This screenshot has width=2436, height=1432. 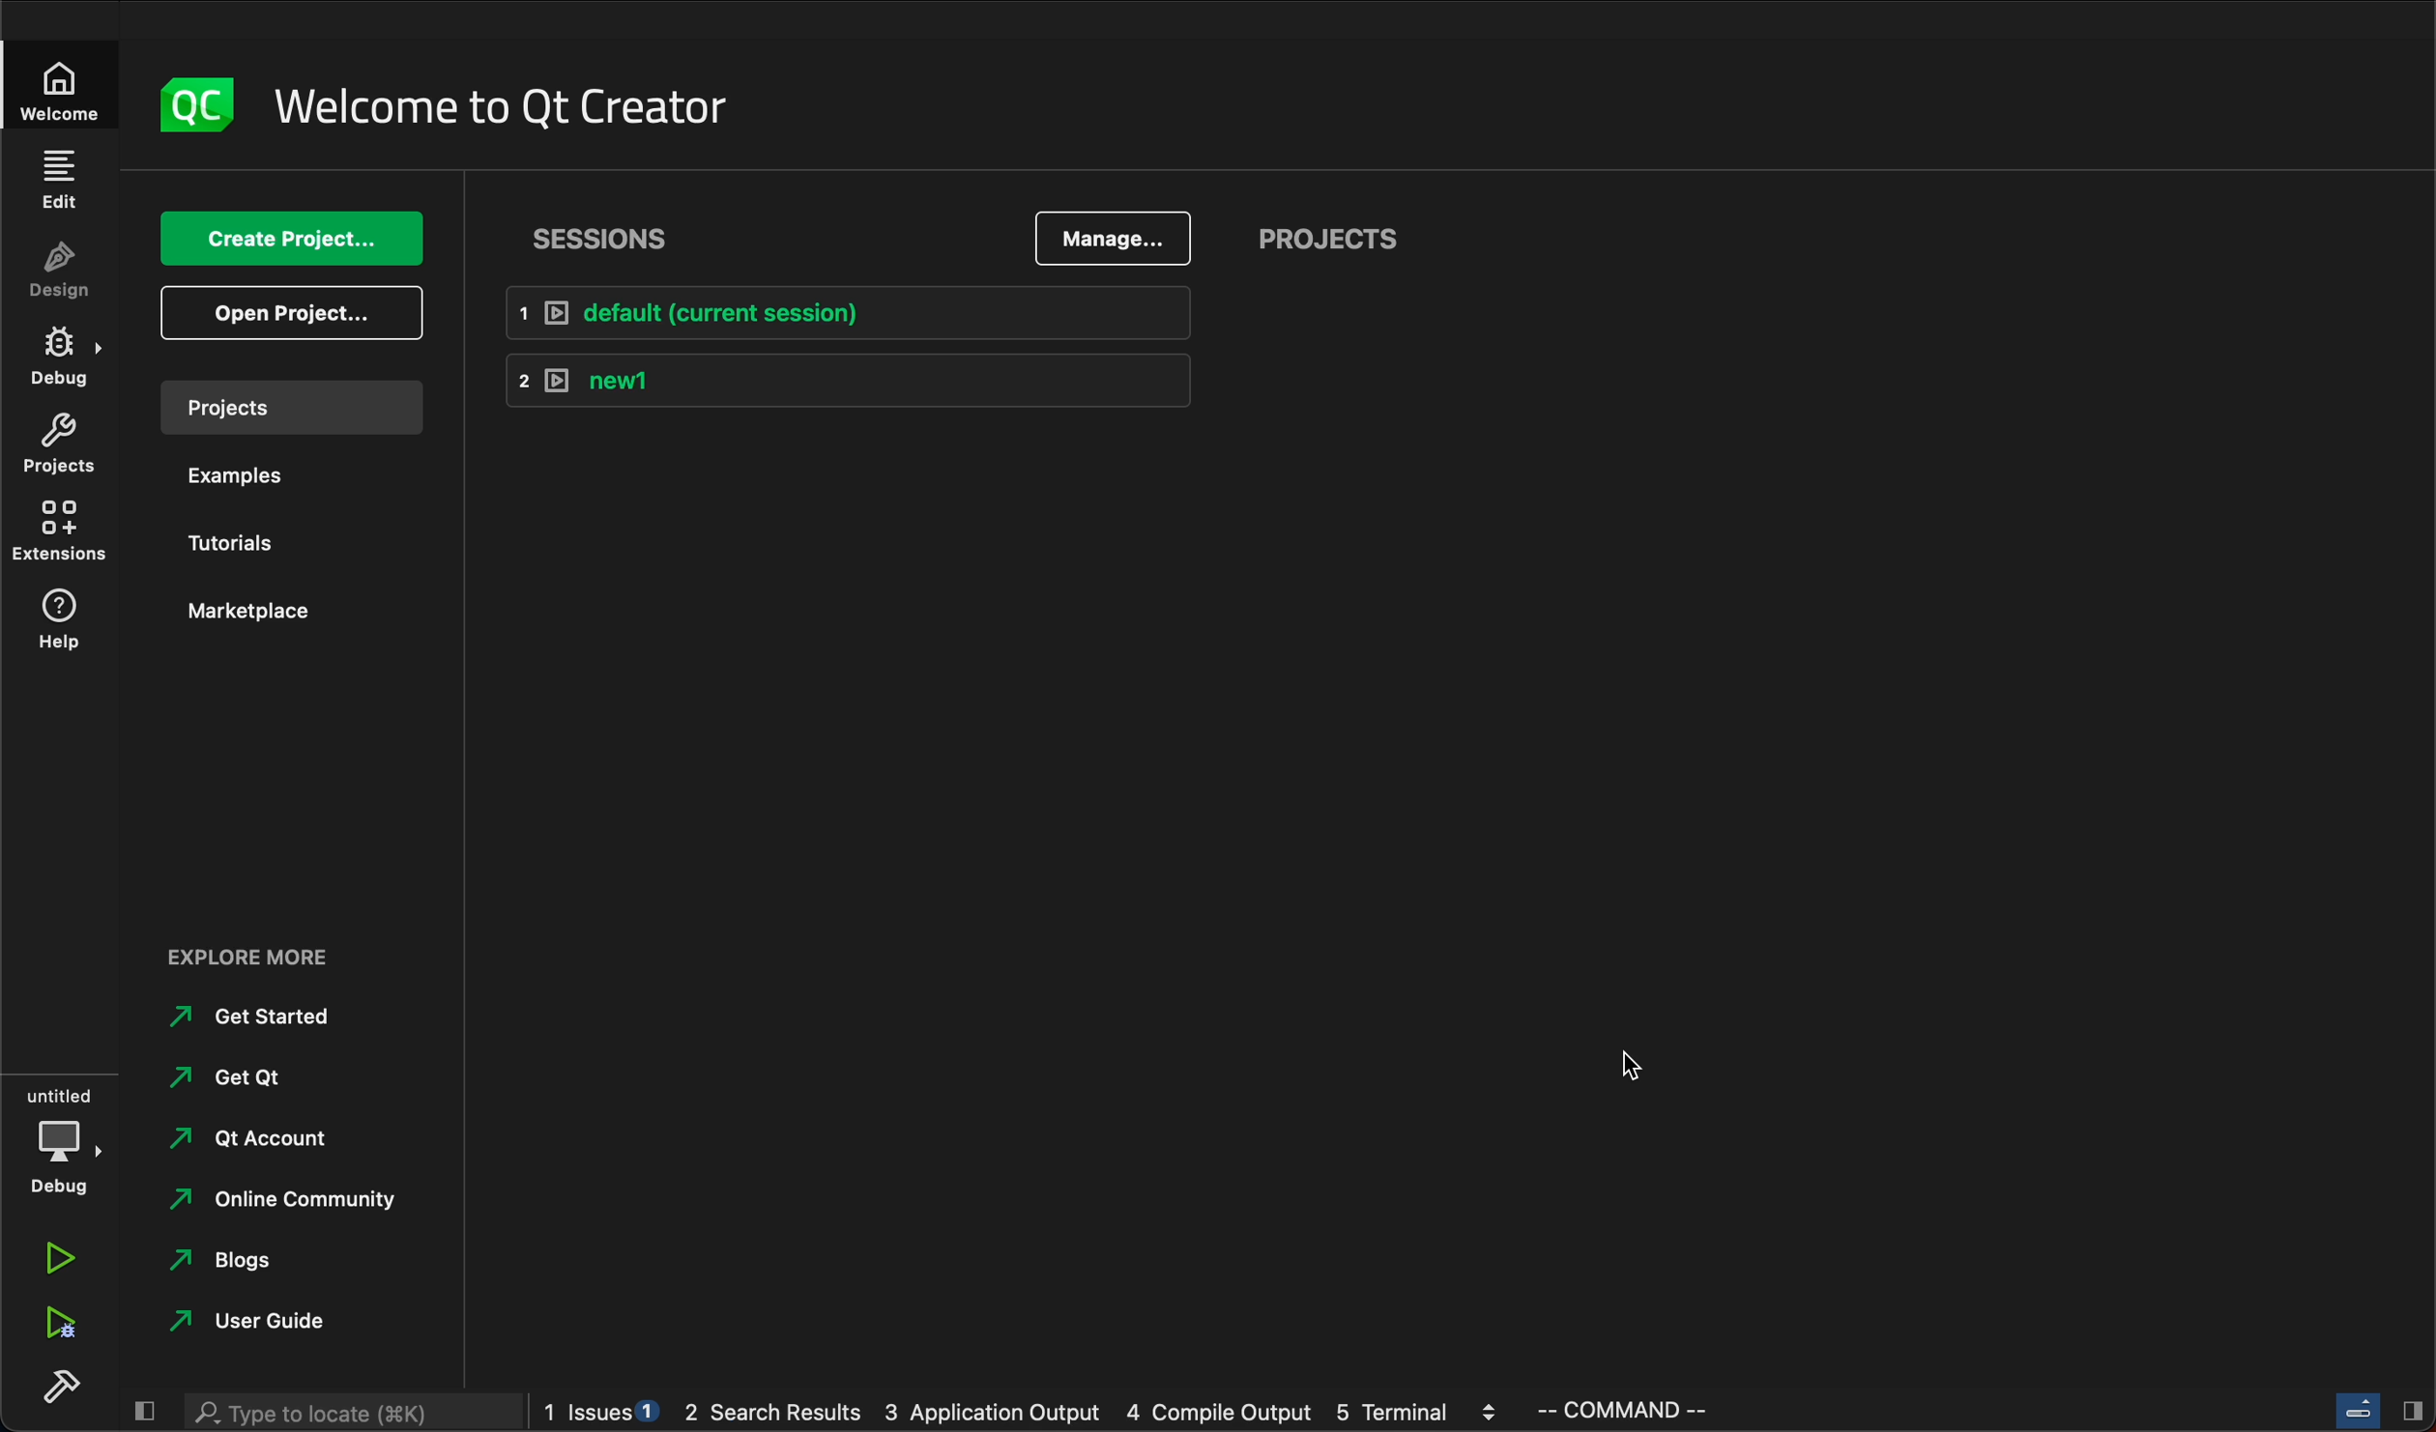 I want to click on marketplace, so click(x=255, y=612).